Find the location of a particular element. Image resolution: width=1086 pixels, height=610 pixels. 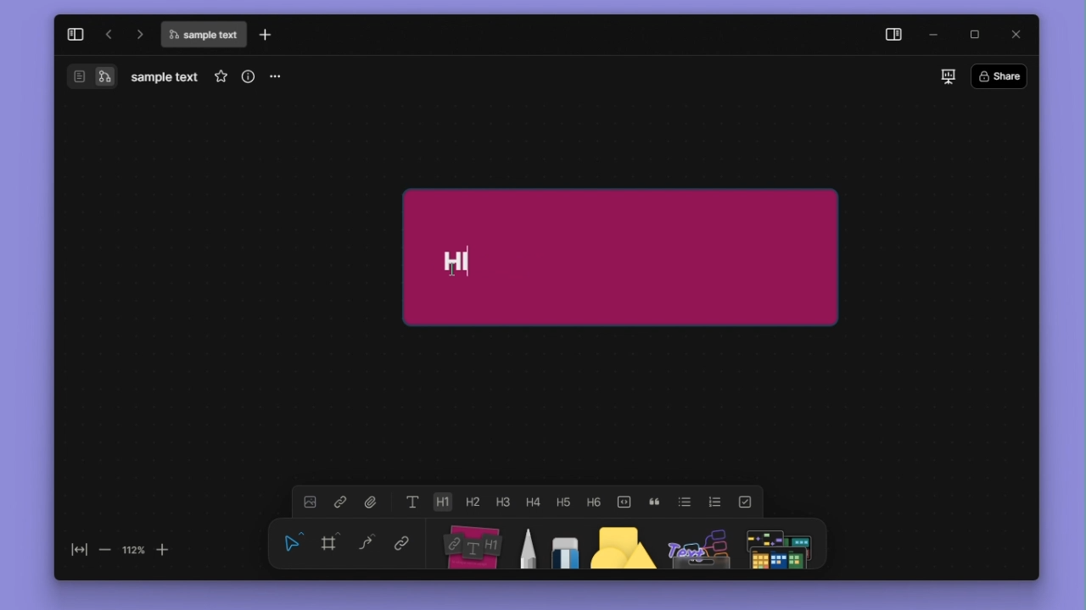

zoom in is located at coordinates (162, 551).